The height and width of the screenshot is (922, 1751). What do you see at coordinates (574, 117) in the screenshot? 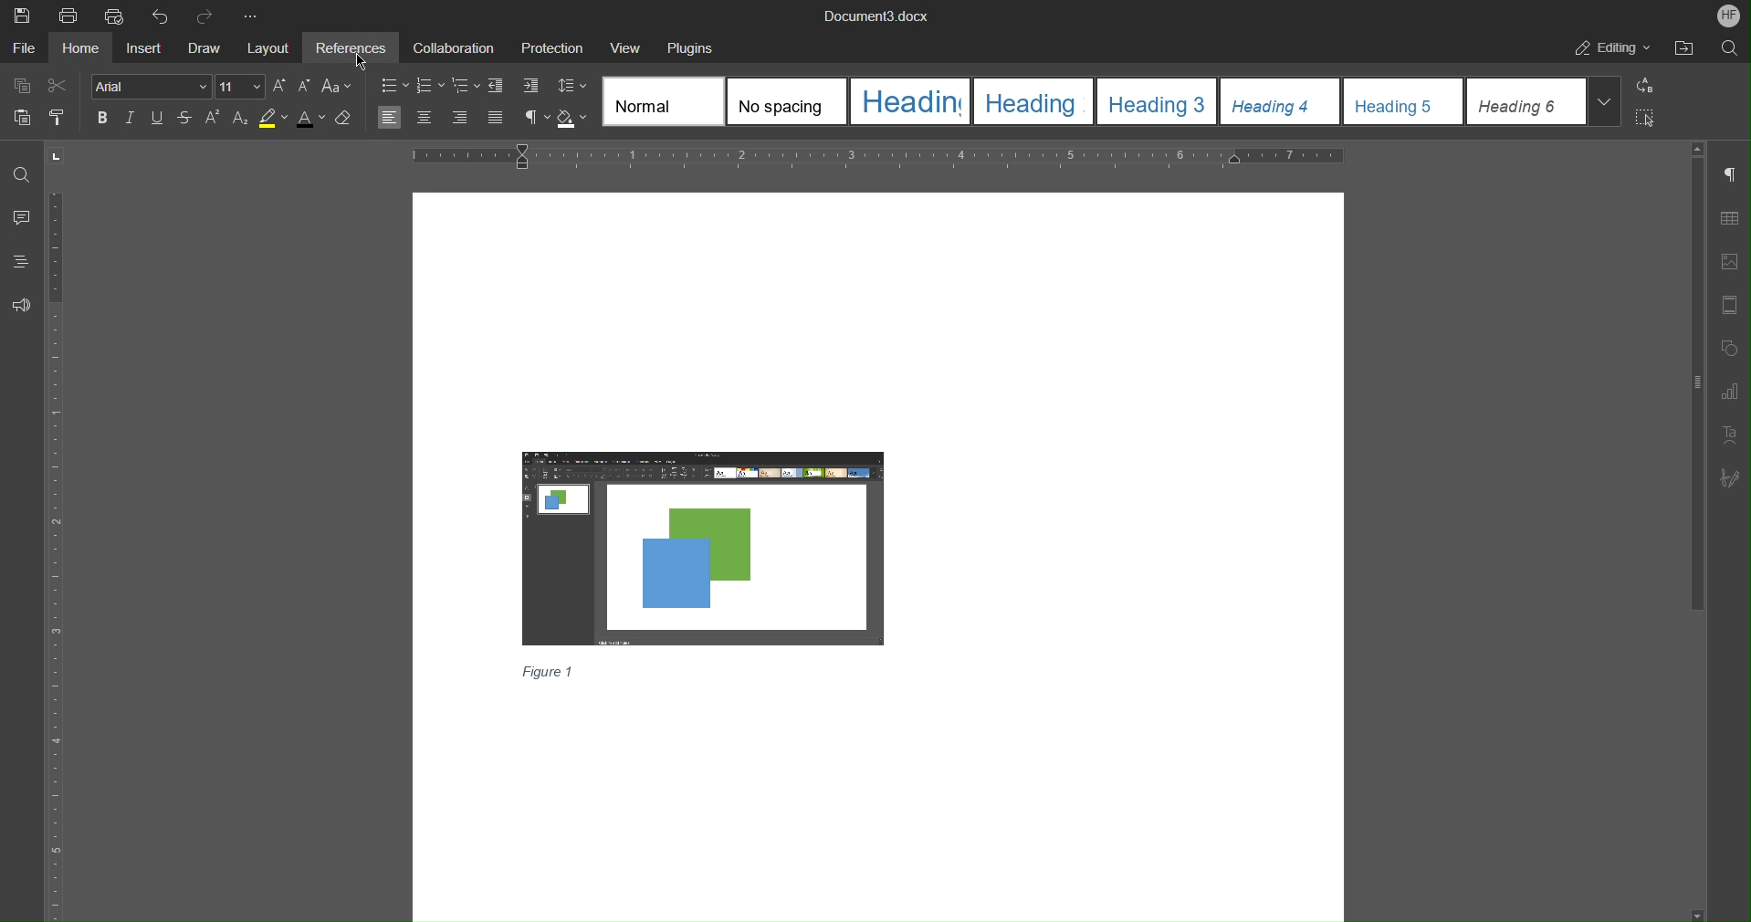
I see `Shadow` at bounding box center [574, 117].